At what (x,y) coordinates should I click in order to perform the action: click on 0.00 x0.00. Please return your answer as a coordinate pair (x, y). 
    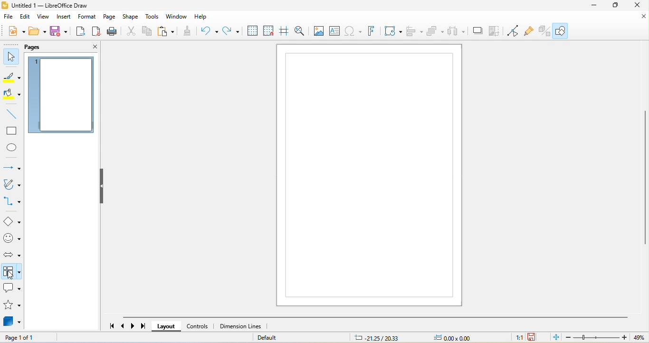
    Looking at the image, I should click on (453, 338).